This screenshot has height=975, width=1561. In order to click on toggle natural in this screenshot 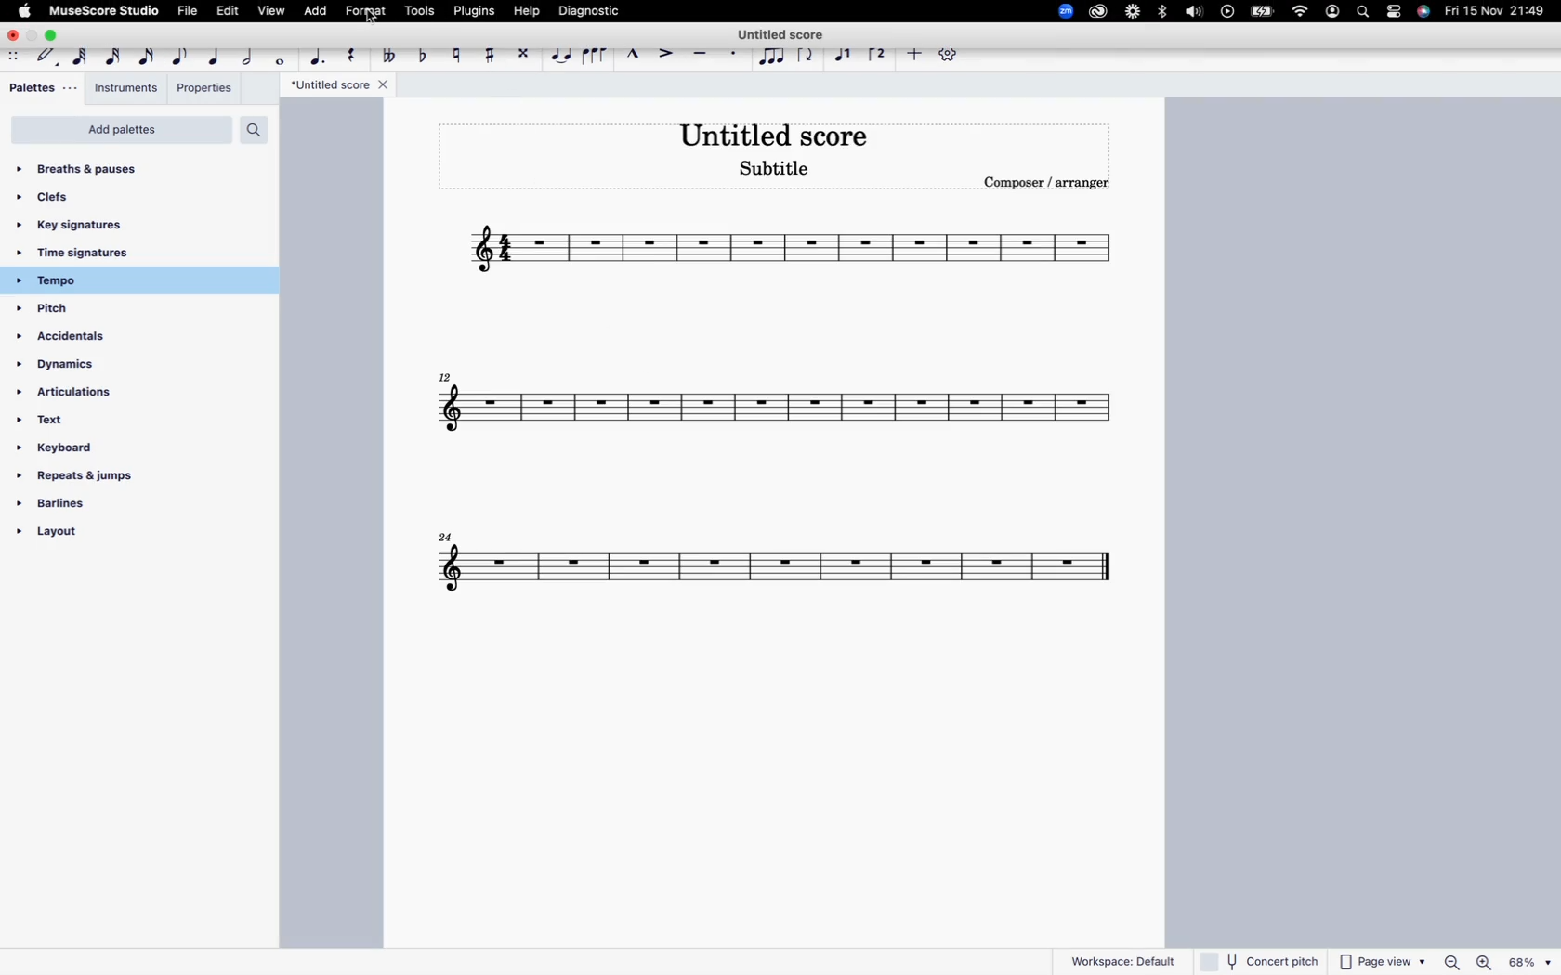, I will do `click(457, 57)`.